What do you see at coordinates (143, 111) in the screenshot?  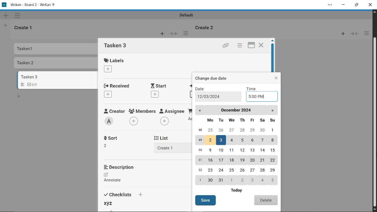 I see `Memebers` at bounding box center [143, 111].